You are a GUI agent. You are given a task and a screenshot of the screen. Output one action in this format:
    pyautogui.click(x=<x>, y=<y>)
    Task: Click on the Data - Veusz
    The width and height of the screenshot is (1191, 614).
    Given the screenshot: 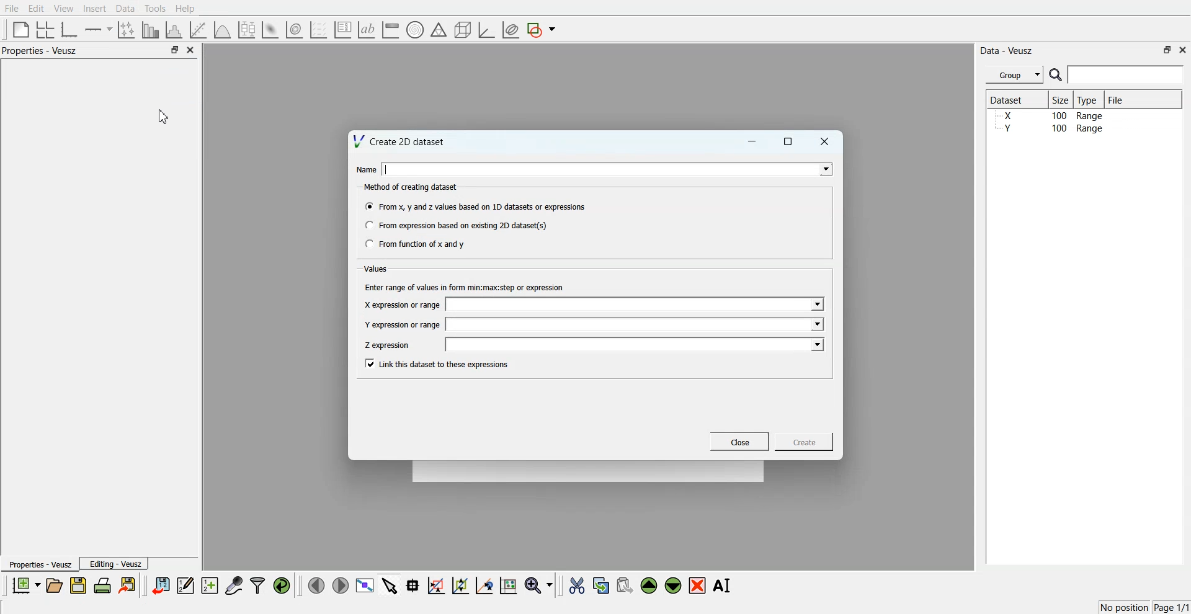 What is the action you would take?
    pyautogui.click(x=1006, y=51)
    